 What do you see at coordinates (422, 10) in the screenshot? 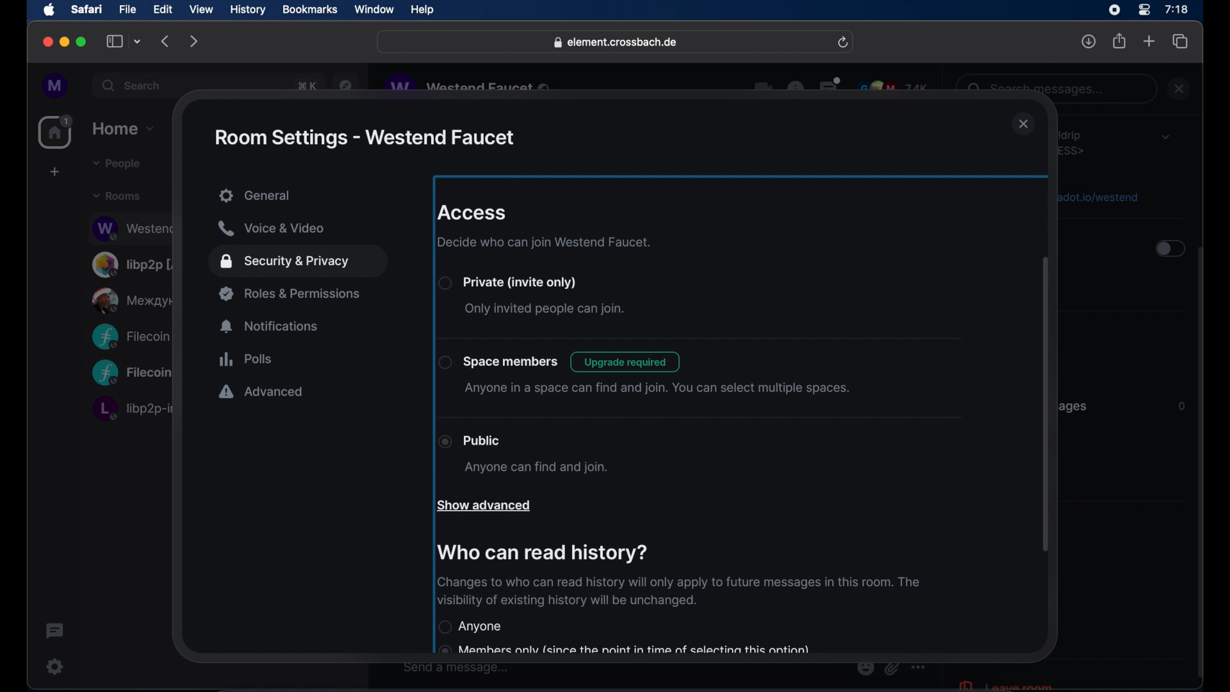
I see `help` at bounding box center [422, 10].